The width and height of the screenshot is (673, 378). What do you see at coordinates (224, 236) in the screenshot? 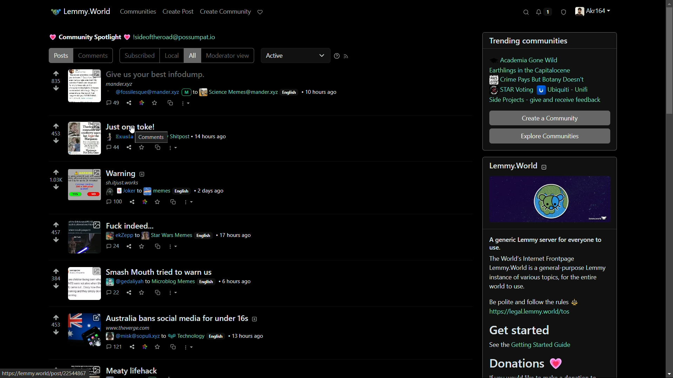
I see `English 17 hours ago` at bounding box center [224, 236].